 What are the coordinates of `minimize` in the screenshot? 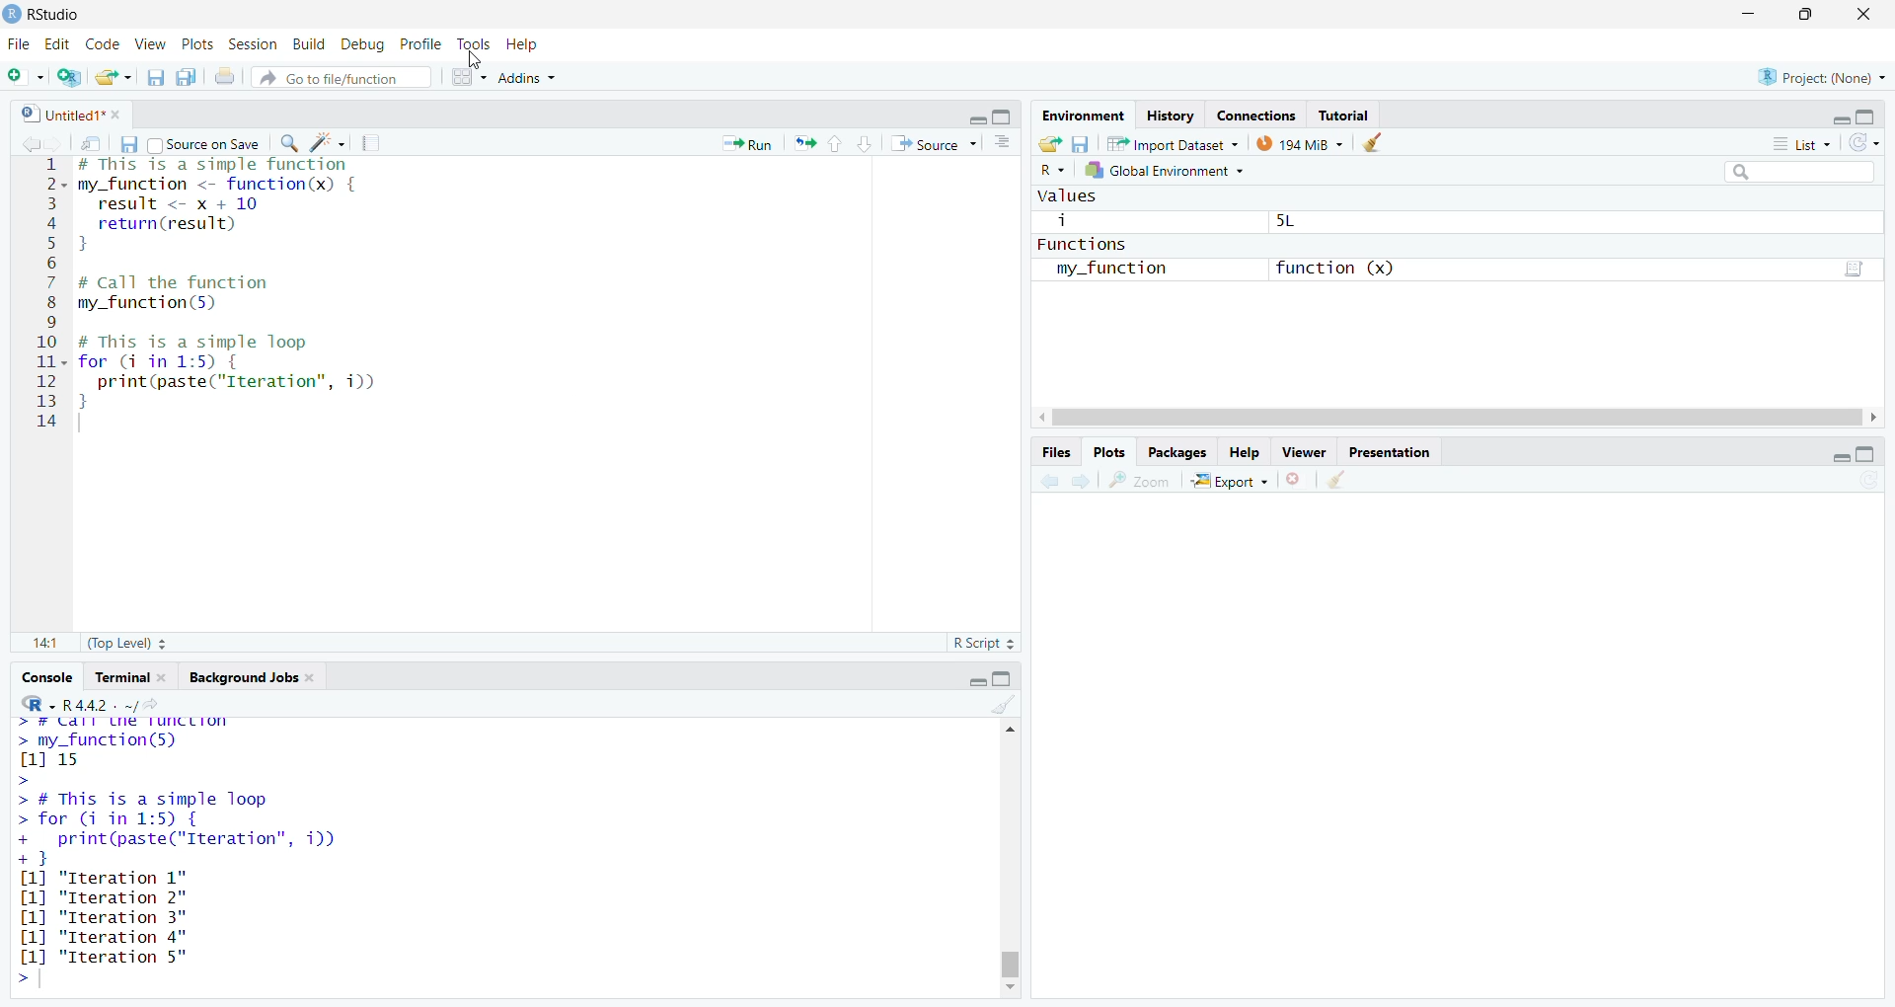 It's located at (973, 117).